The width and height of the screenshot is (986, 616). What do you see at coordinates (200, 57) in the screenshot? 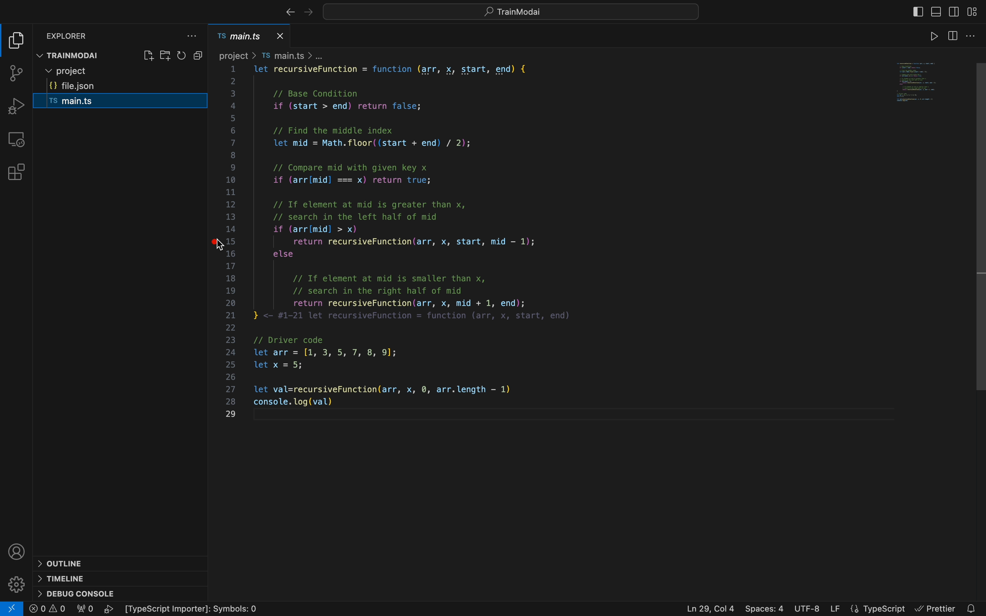
I see `` at bounding box center [200, 57].